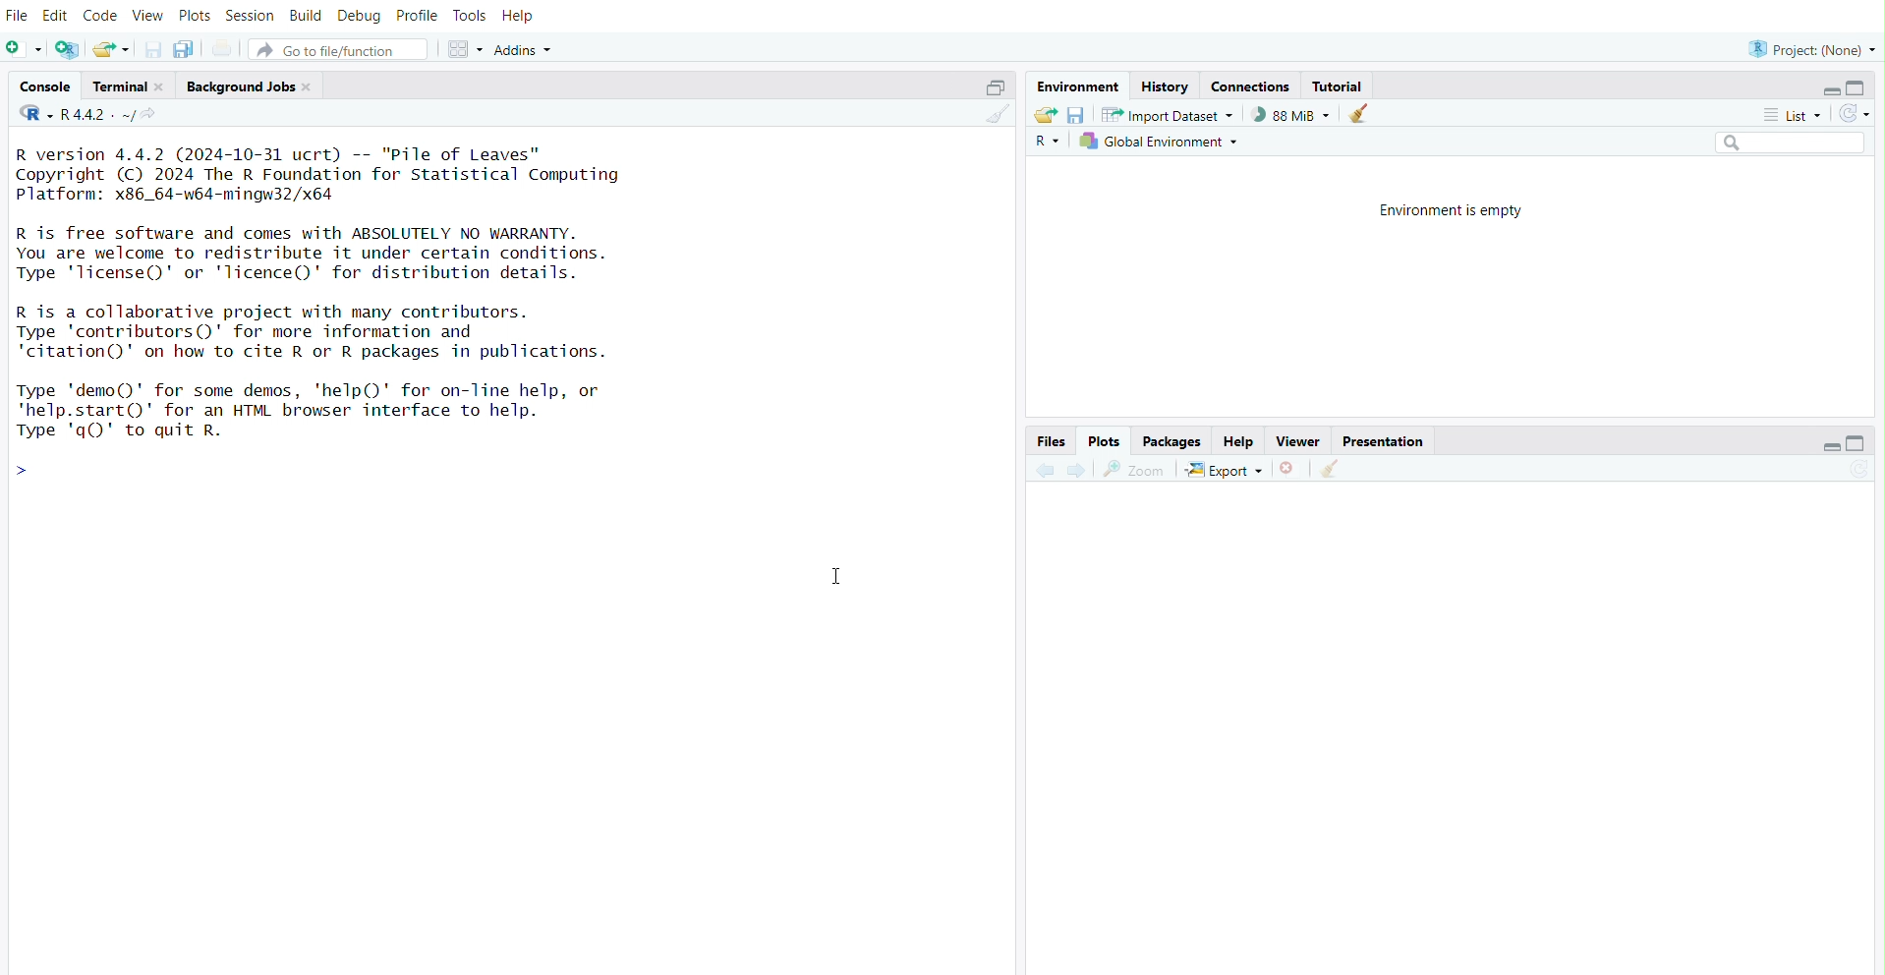 The width and height of the screenshot is (1885, 975). Describe the element at coordinates (1170, 115) in the screenshot. I see `import dataset` at that location.